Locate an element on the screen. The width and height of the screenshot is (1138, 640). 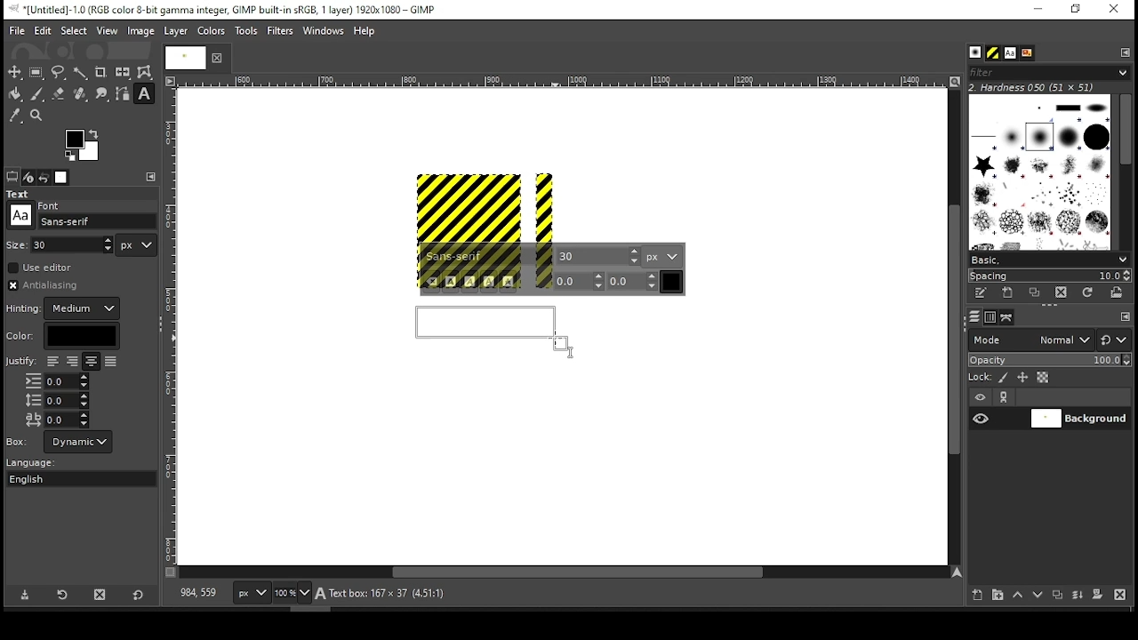
new layer group   is located at coordinates (997, 595).